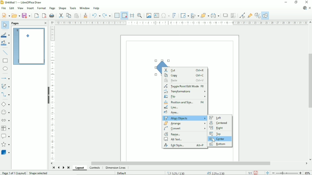 This screenshot has width=312, height=175. I want to click on Shadow, so click(225, 15).